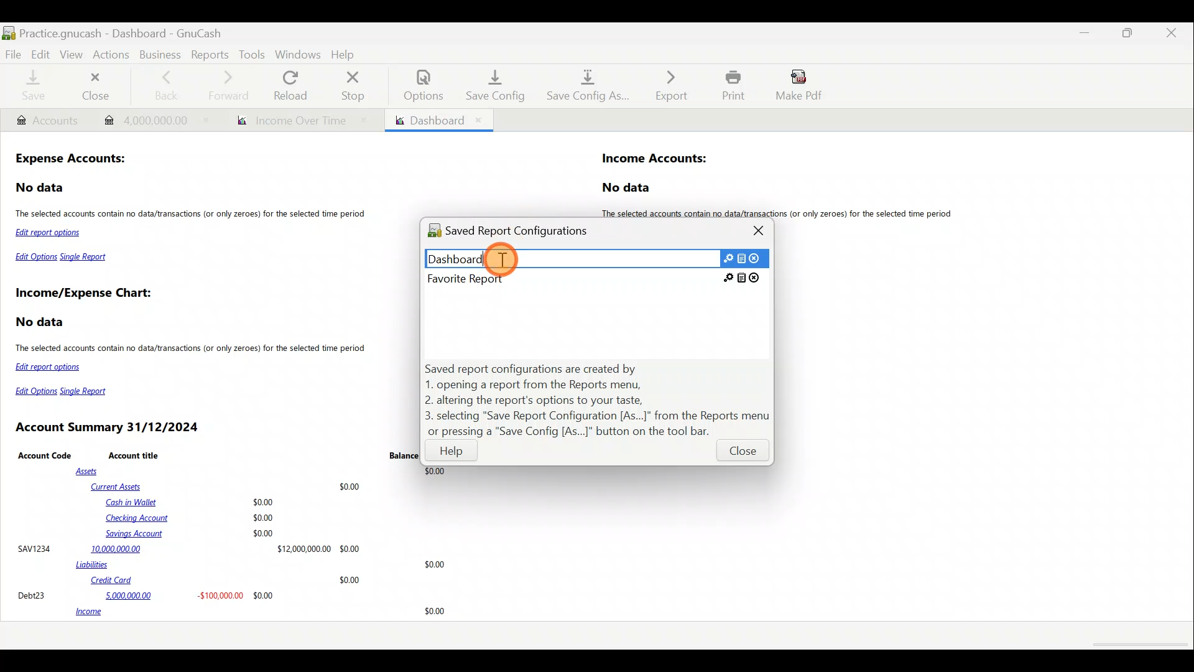 This screenshot has height=672, width=1194. Describe the element at coordinates (50, 367) in the screenshot. I see `Edit report options` at that location.